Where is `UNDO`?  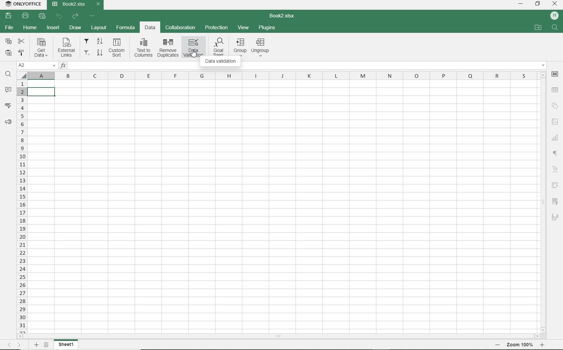
UNDO is located at coordinates (59, 16).